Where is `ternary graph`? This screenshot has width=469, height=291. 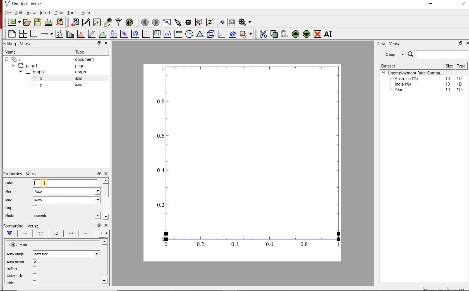
ternary graph is located at coordinates (200, 34).